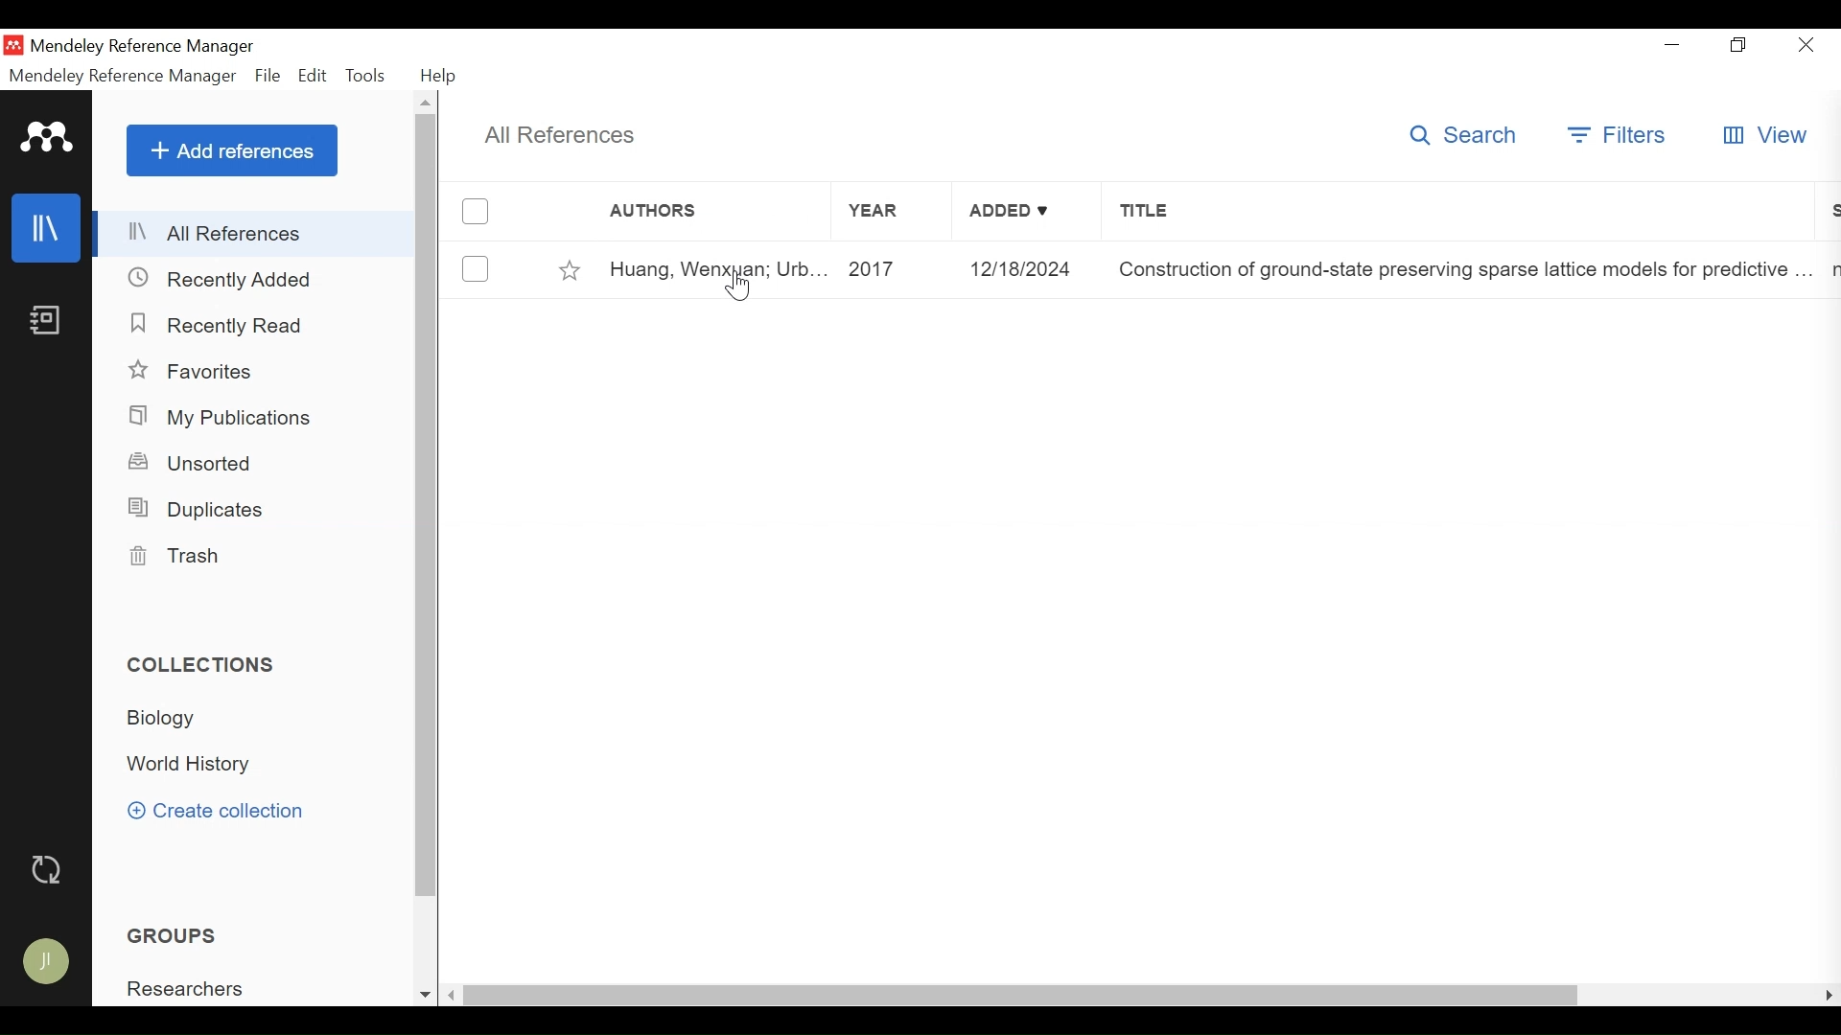  I want to click on Library, so click(49, 228).